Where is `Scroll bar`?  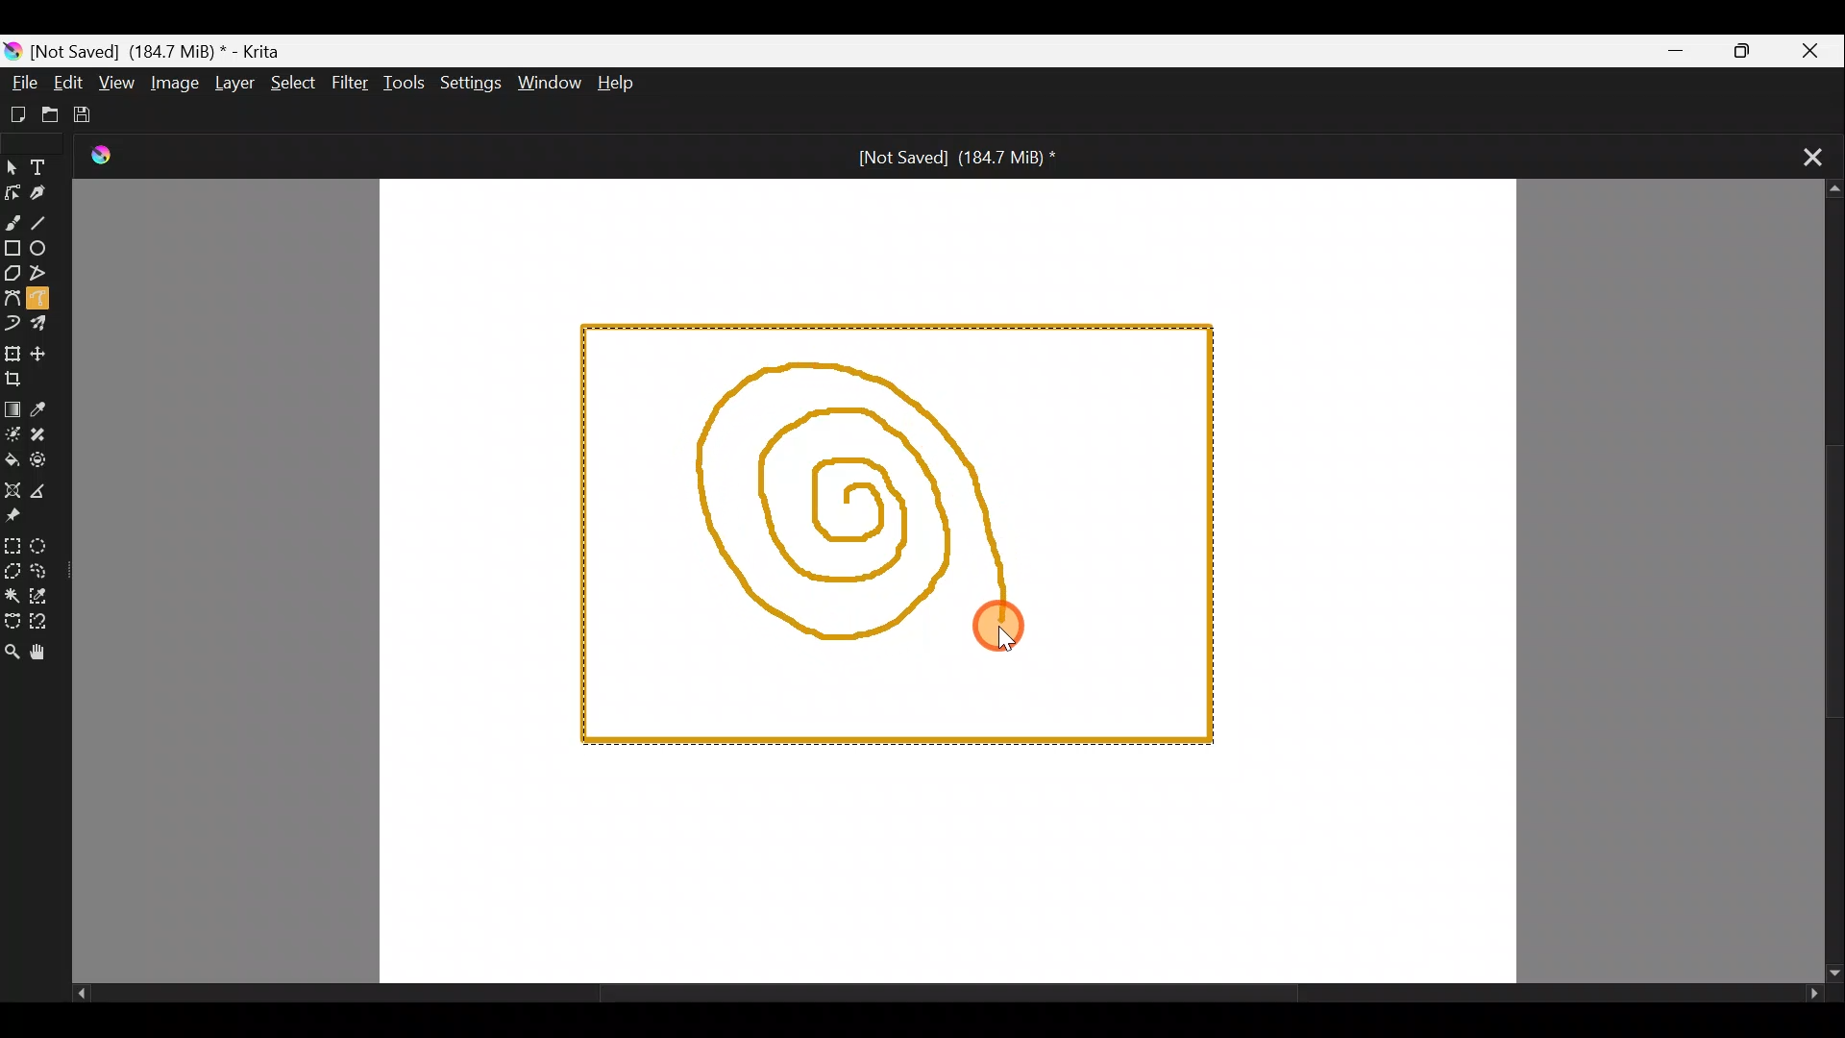
Scroll bar is located at coordinates (941, 997).